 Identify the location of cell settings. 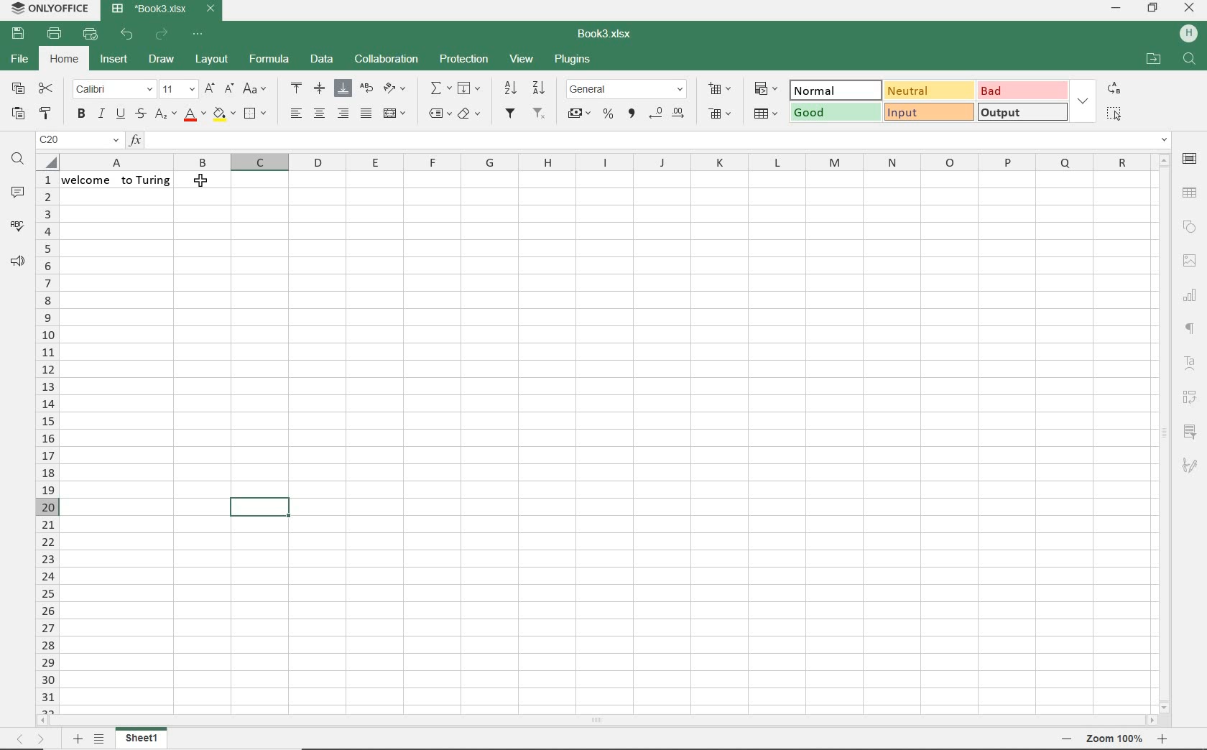
(1191, 159).